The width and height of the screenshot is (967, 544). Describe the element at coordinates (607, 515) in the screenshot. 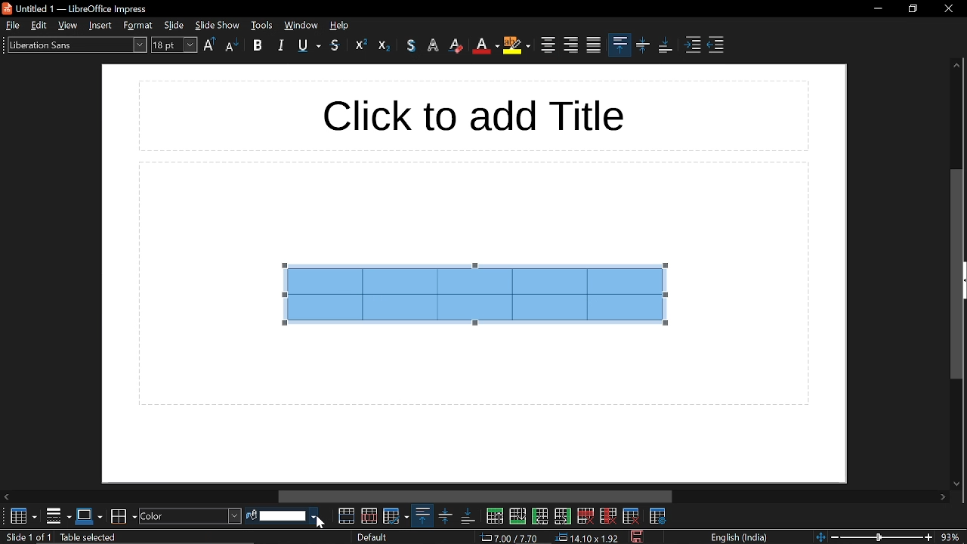

I see `delete column` at that location.